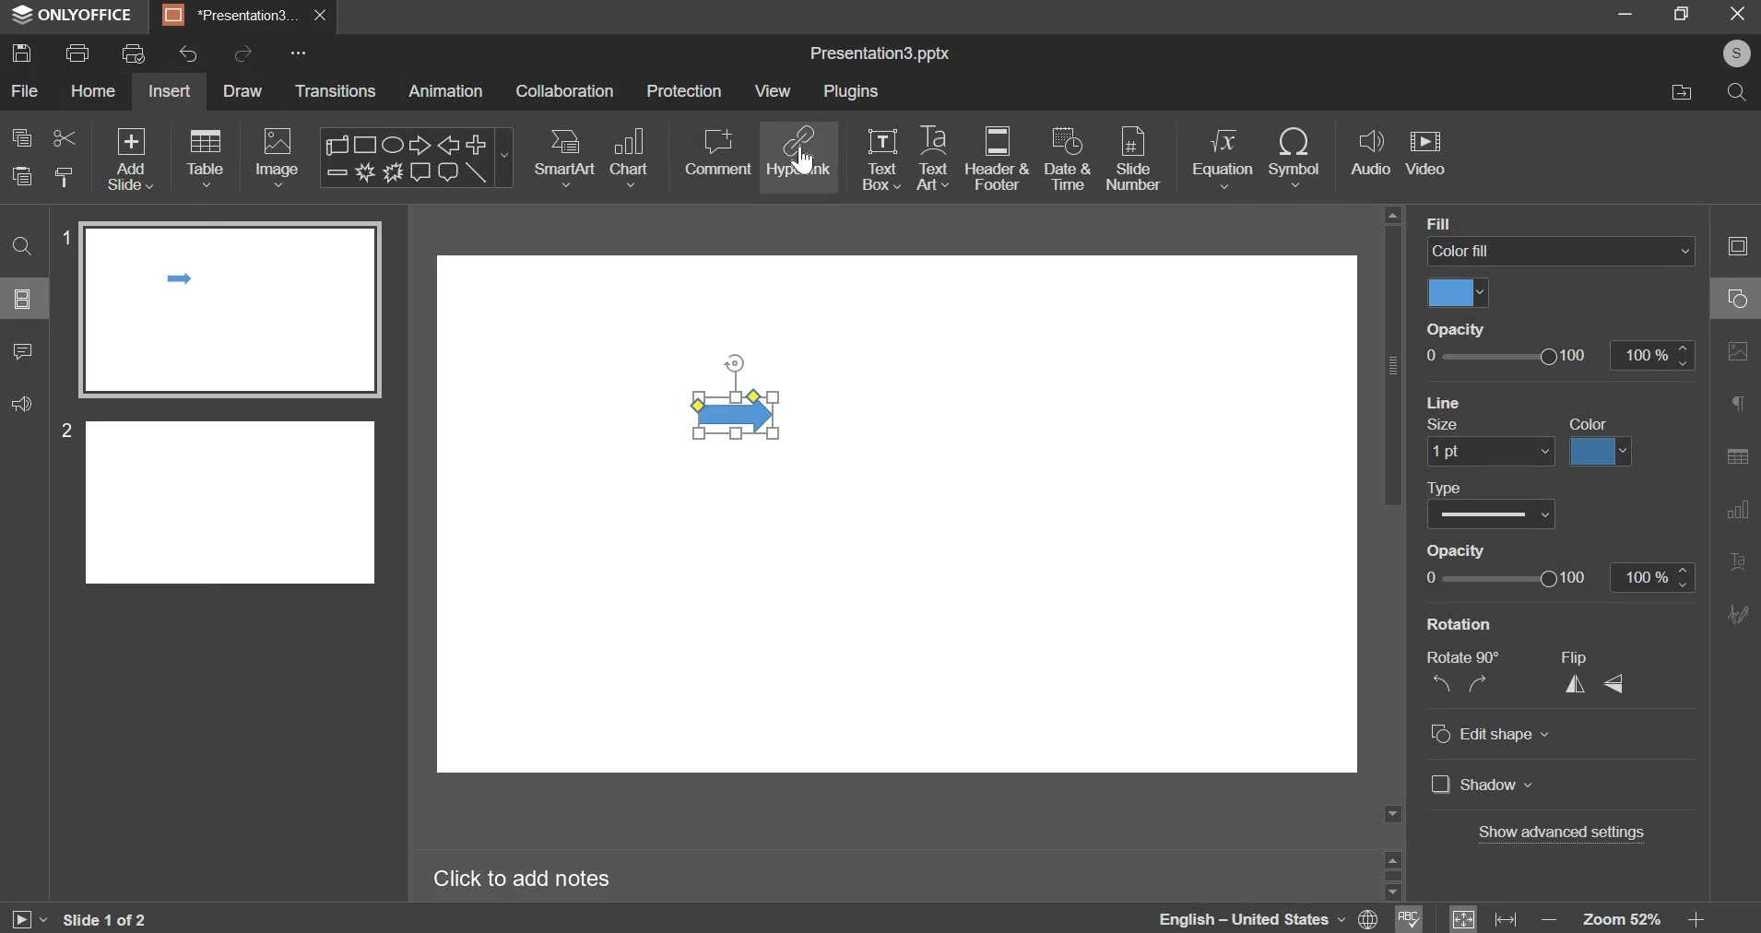  What do you see at coordinates (998, 158) in the screenshot?
I see `header & footer` at bounding box center [998, 158].